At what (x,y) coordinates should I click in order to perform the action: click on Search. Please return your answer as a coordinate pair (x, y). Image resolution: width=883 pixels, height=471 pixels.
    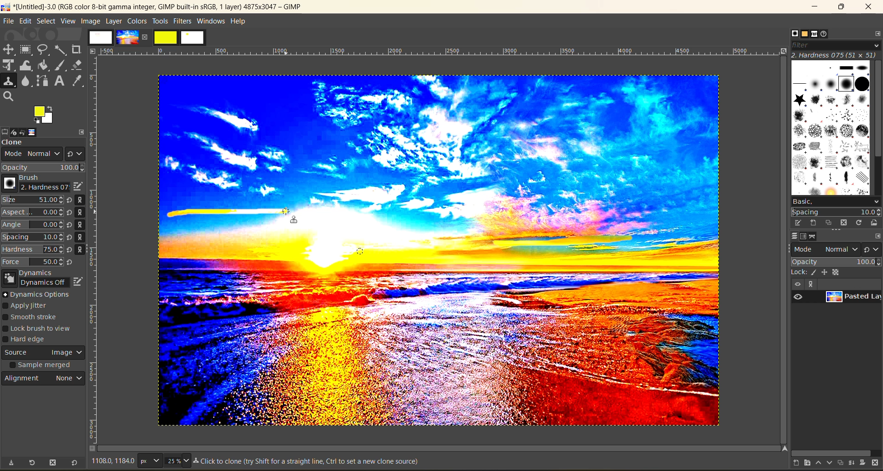
    Looking at the image, I should click on (9, 97).